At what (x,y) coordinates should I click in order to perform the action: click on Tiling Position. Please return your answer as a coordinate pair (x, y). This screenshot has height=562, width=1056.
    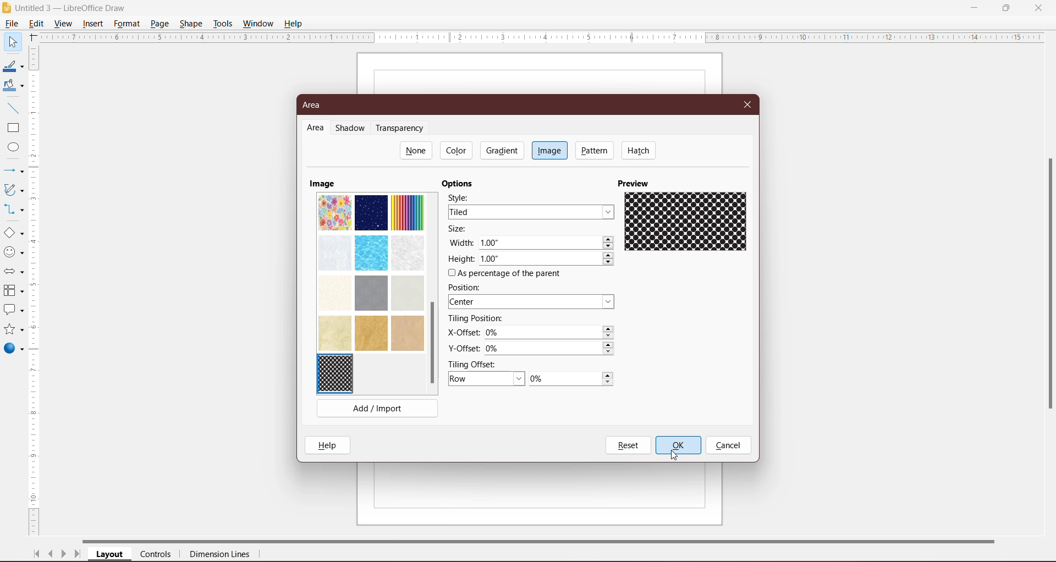
    Looking at the image, I should click on (476, 318).